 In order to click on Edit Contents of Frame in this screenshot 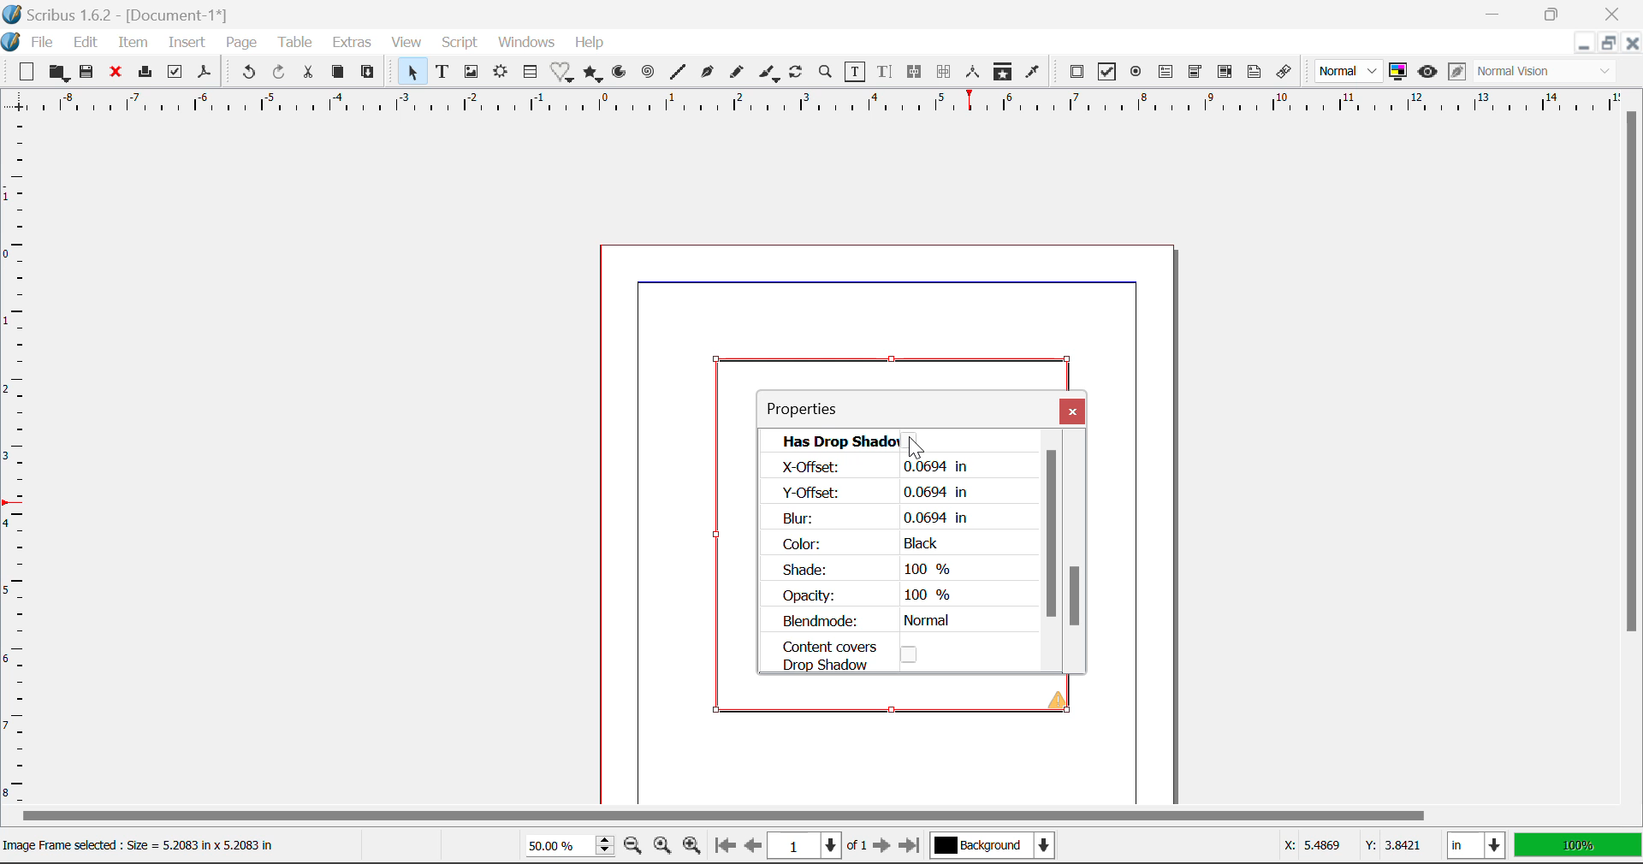, I will do `click(857, 74)`.